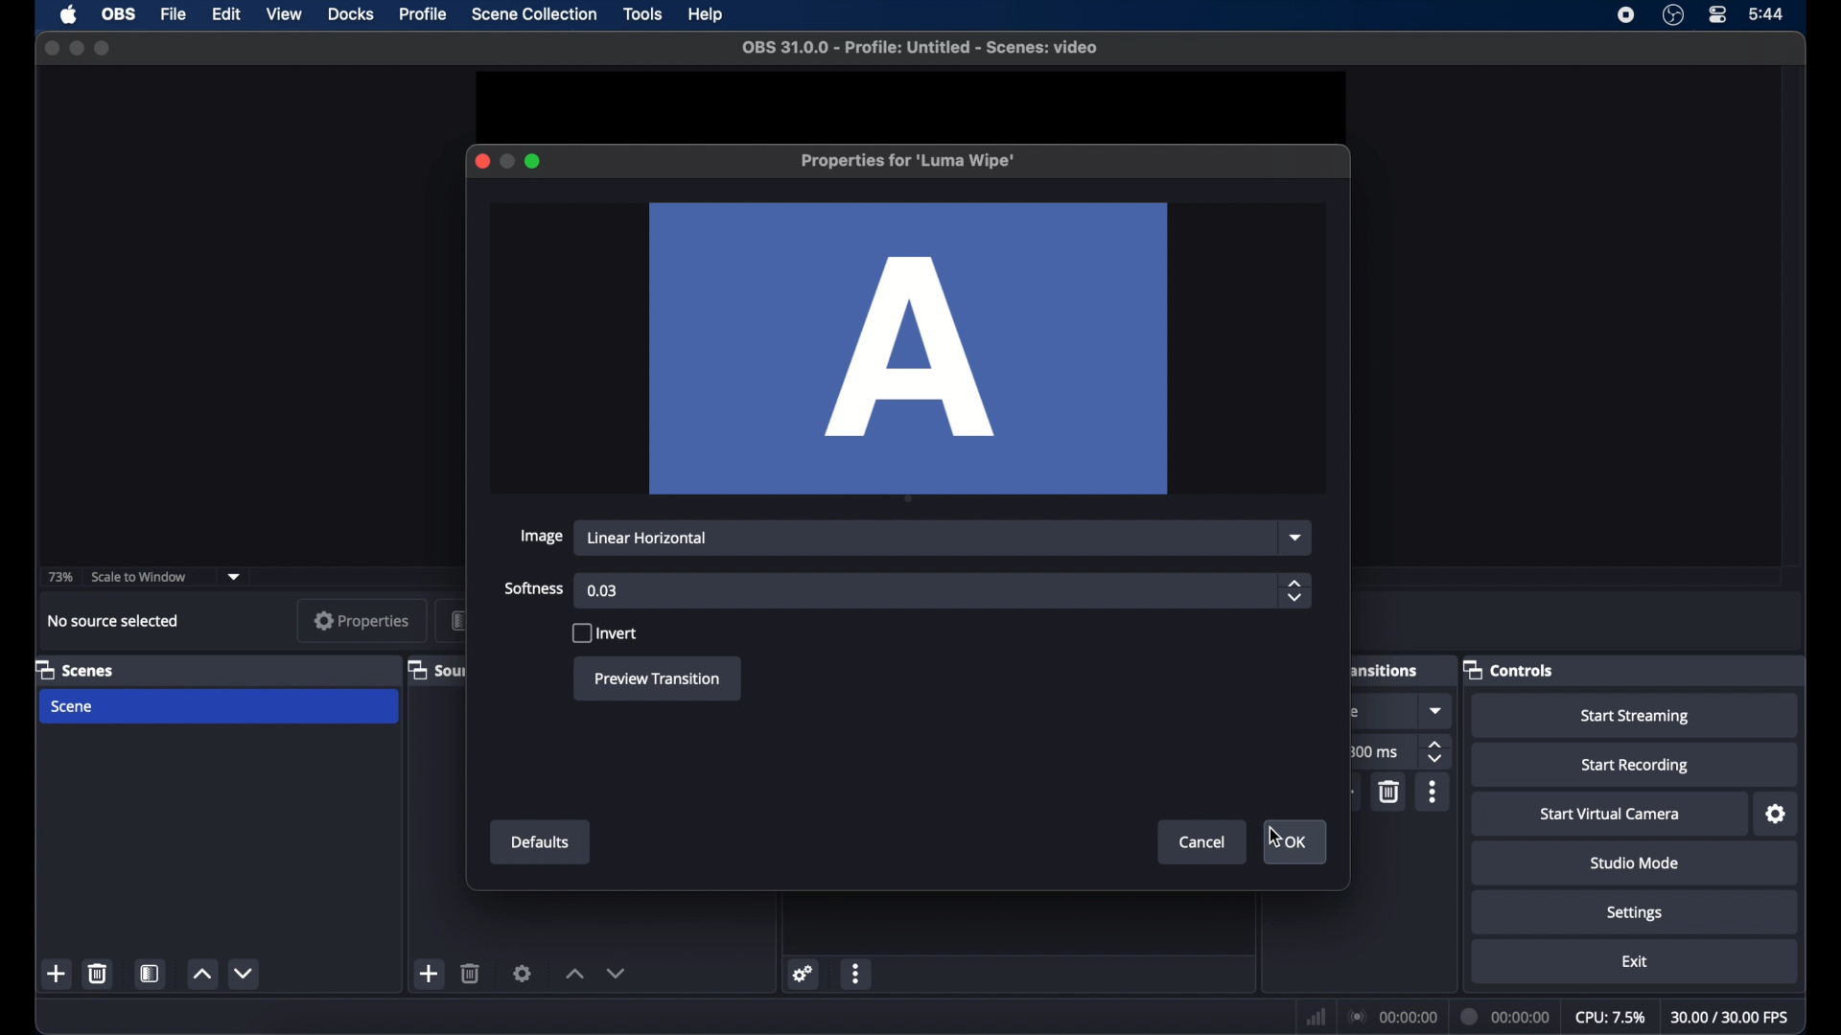 The width and height of the screenshot is (1841, 1035). I want to click on edit, so click(226, 15).